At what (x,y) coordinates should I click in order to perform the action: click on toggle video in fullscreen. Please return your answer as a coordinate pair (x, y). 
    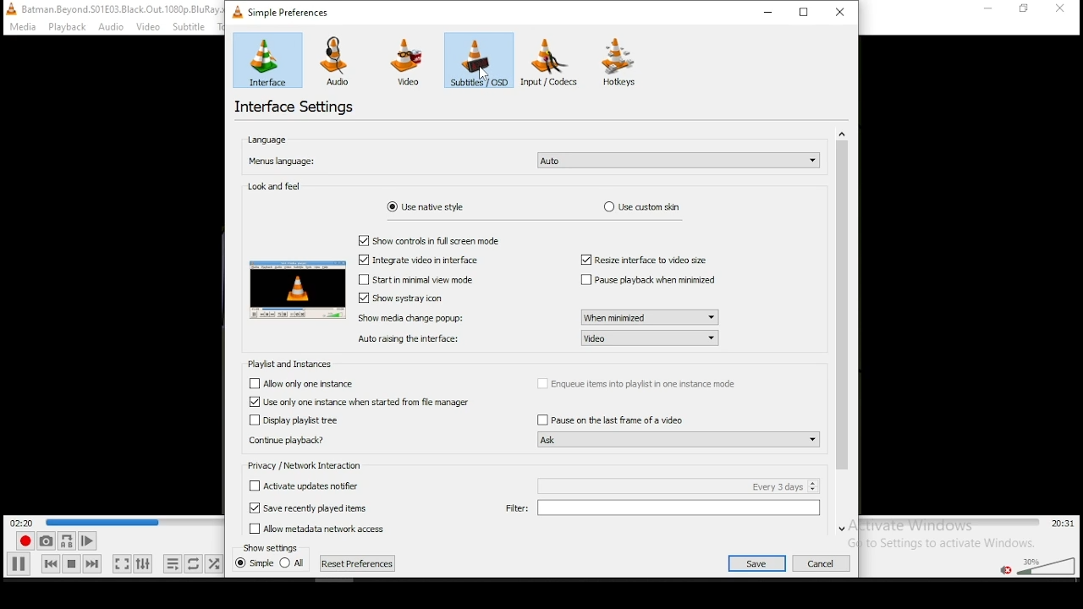
    Looking at the image, I should click on (121, 563).